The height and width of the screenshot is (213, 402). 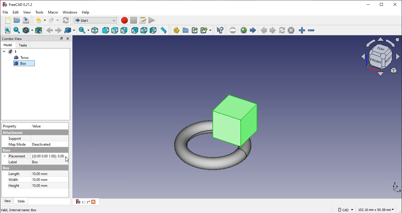 What do you see at coordinates (29, 30) in the screenshot?
I see `draw style` at bounding box center [29, 30].